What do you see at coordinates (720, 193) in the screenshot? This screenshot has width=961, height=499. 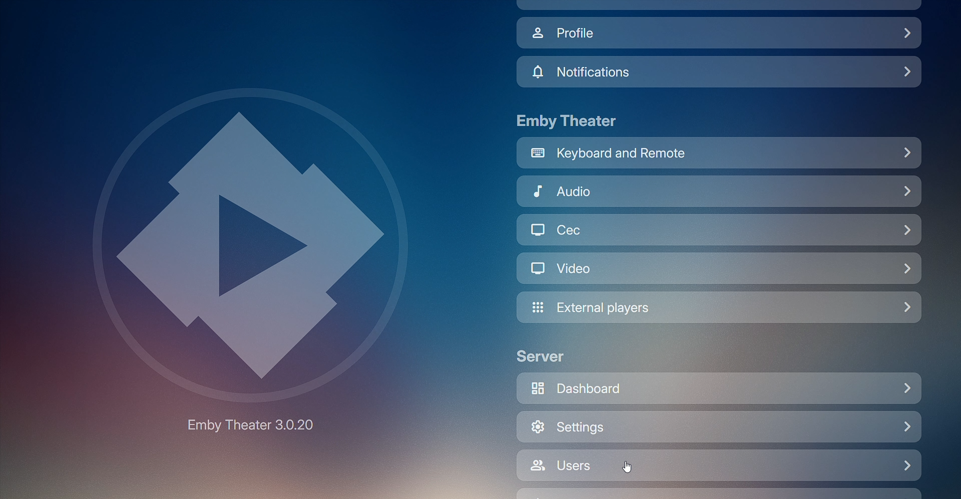 I see `Audio` at bounding box center [720, 193].